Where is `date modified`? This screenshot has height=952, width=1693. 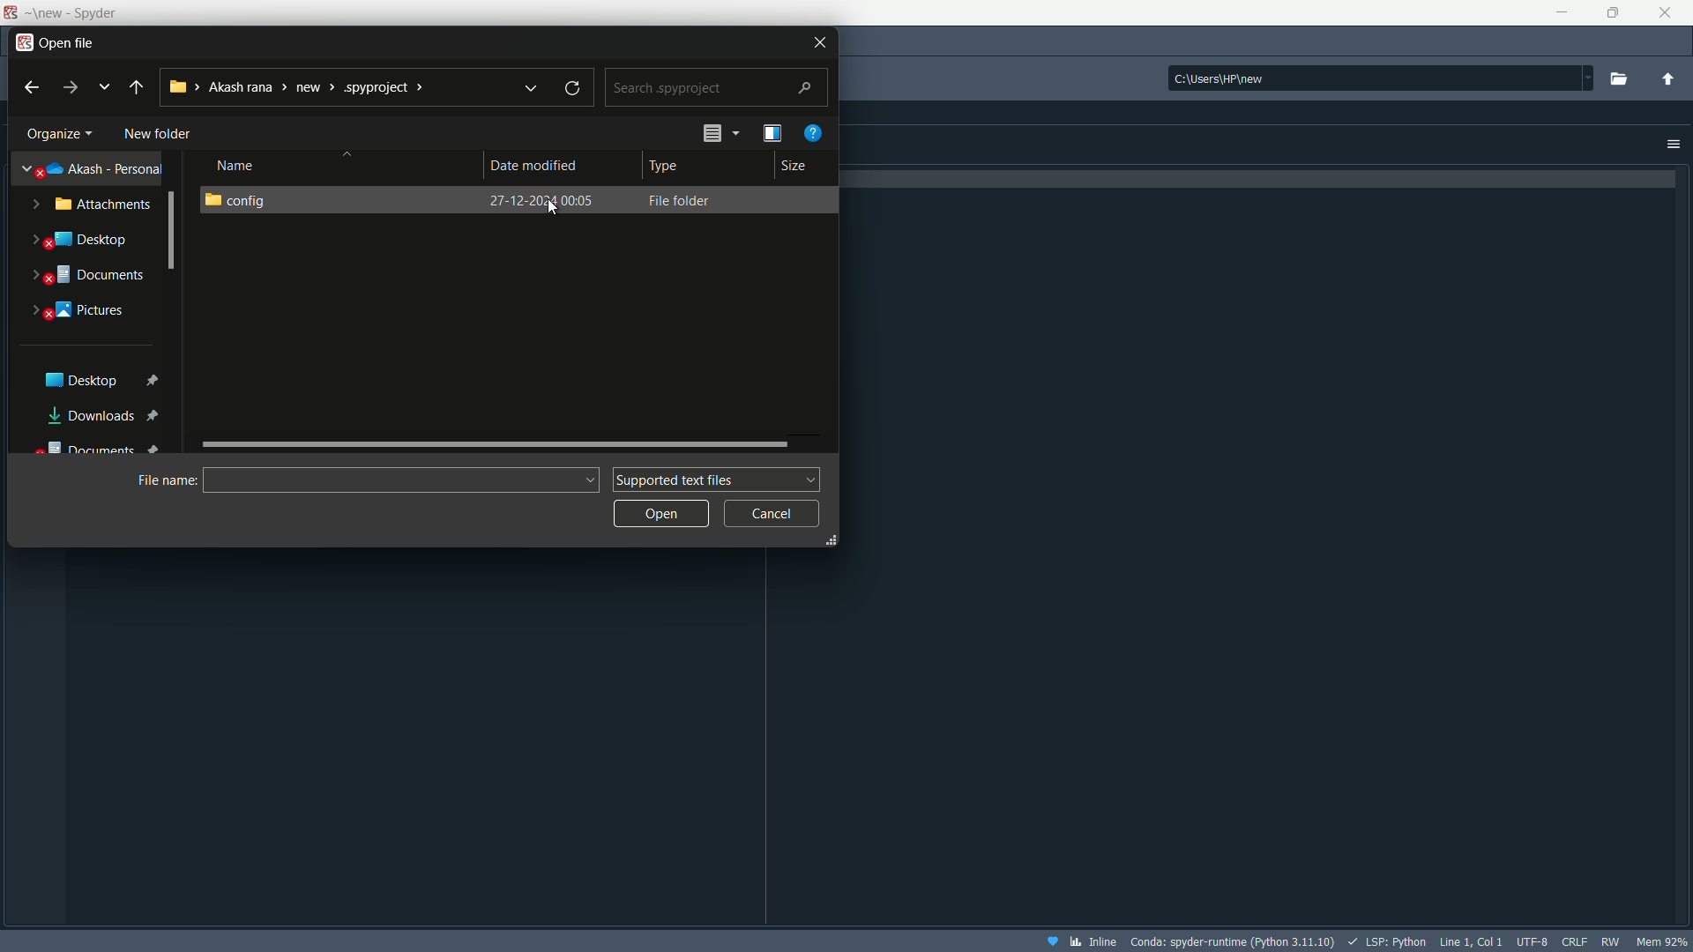 date modified is located at coordinates (541, 167).